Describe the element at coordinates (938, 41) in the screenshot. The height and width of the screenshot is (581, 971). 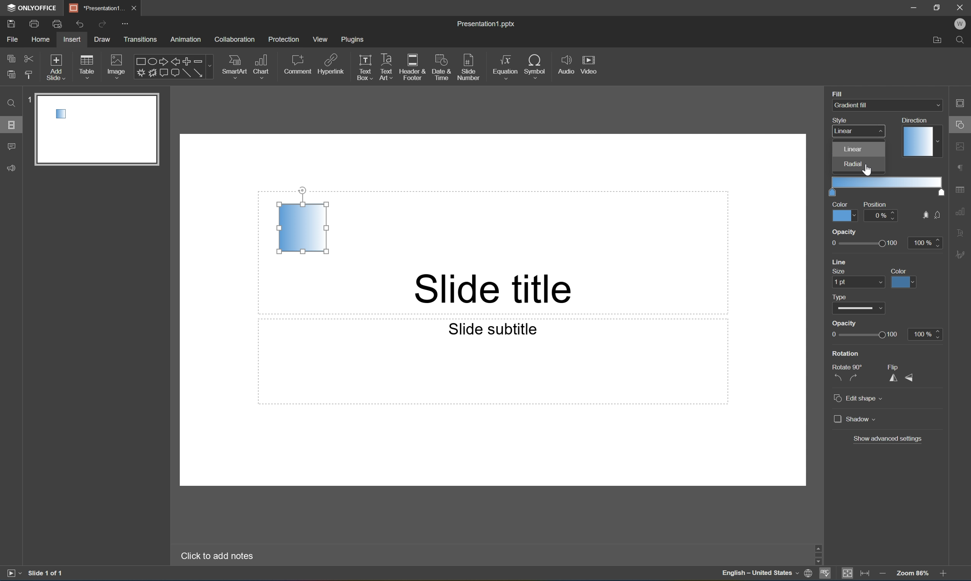
I see `Open file location` at that location.